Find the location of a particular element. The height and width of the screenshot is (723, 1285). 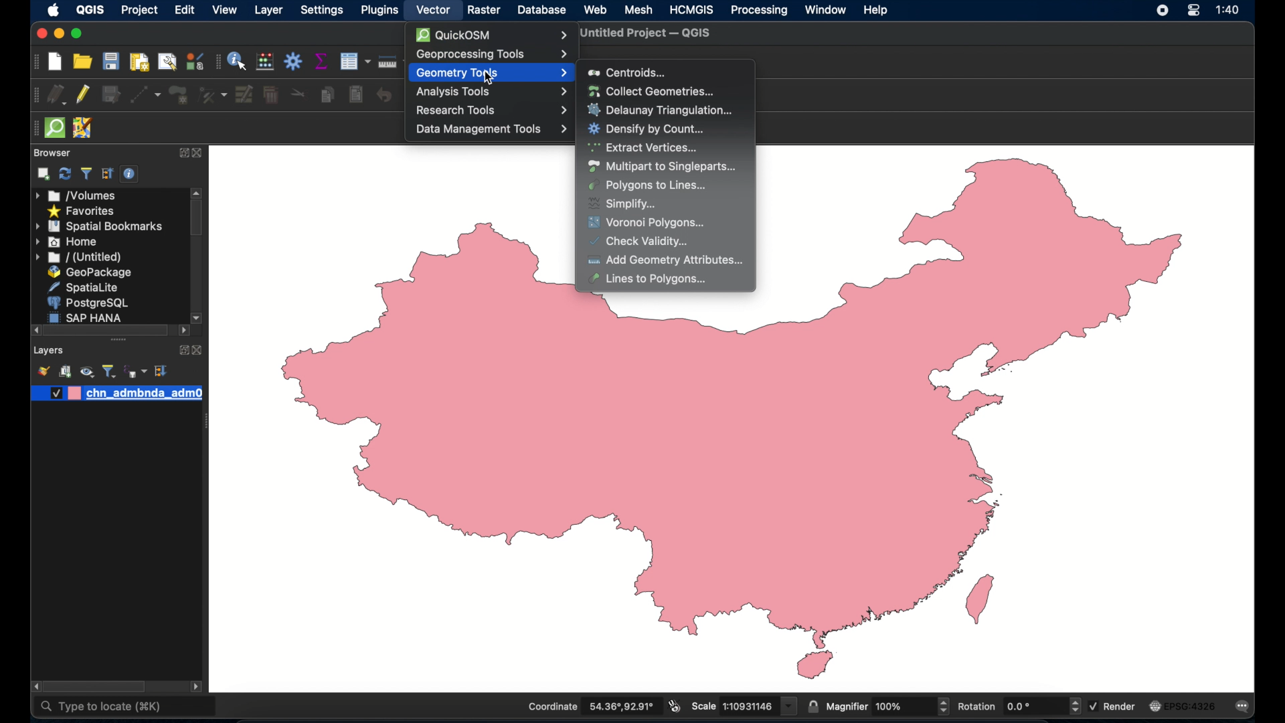

georpocessing tools is located at coordinates (491, 54).